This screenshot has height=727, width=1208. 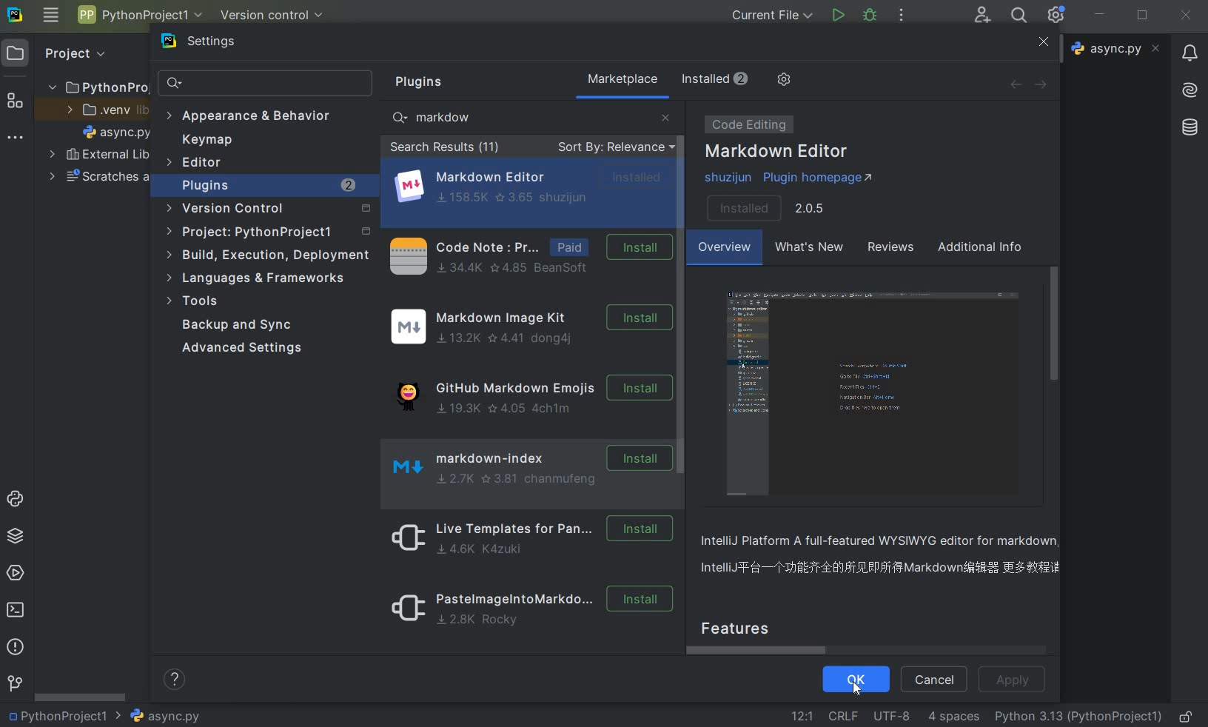 I want to click on version control, so click(x=272, y=16).